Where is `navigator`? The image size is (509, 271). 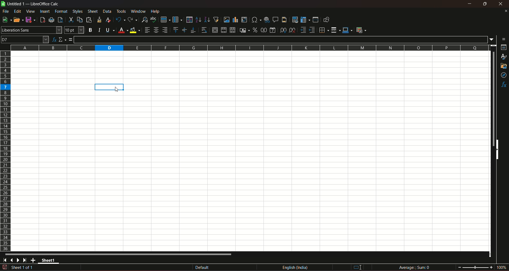 navigator is located at coordinates (504, 76).